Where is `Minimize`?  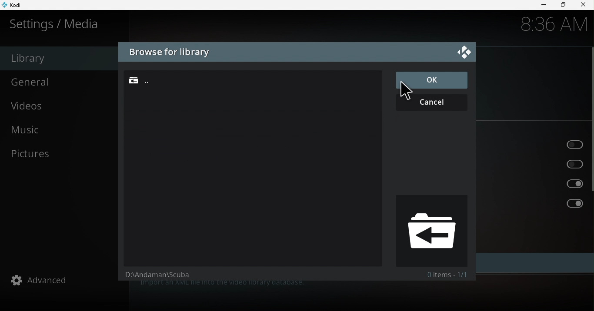 Minimize is located at coordinates (540, 5).